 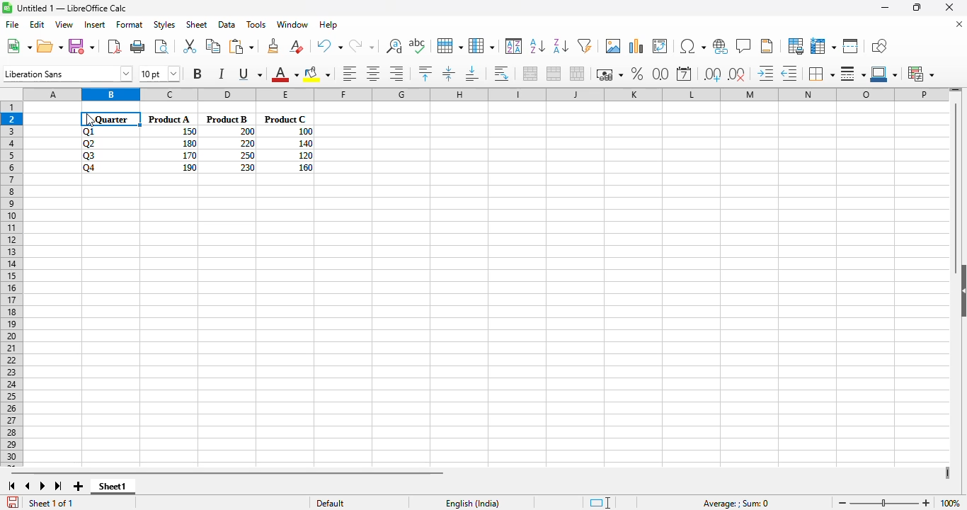 What do you see at coordinates (159, 74) in the screenshot?
I see `font size` at bounding box center [159, 74].